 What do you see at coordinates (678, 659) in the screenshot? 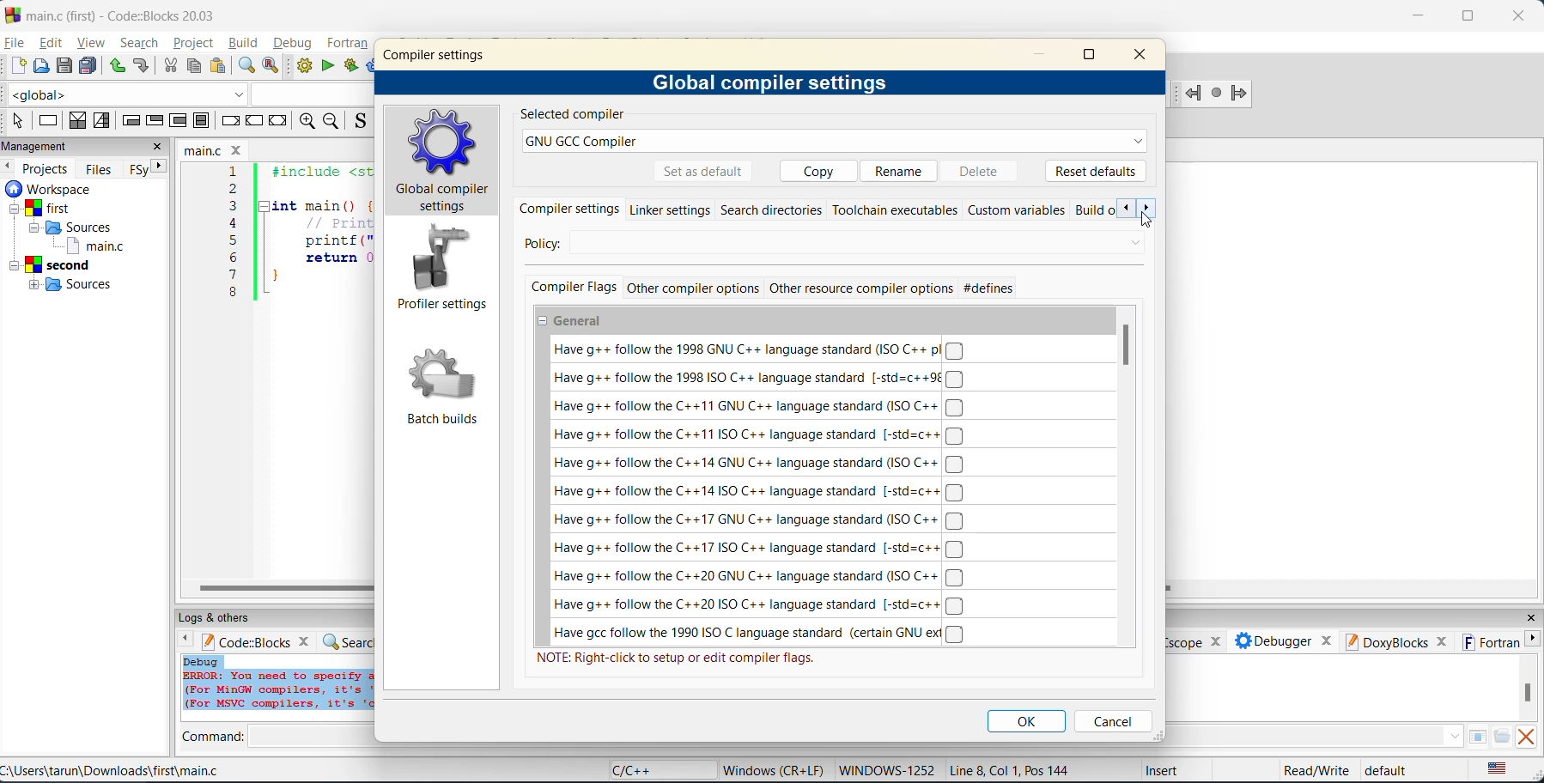
I see `NOTE: Right-click to setup or edit compiler flags.` at bounding box center [678, 659].